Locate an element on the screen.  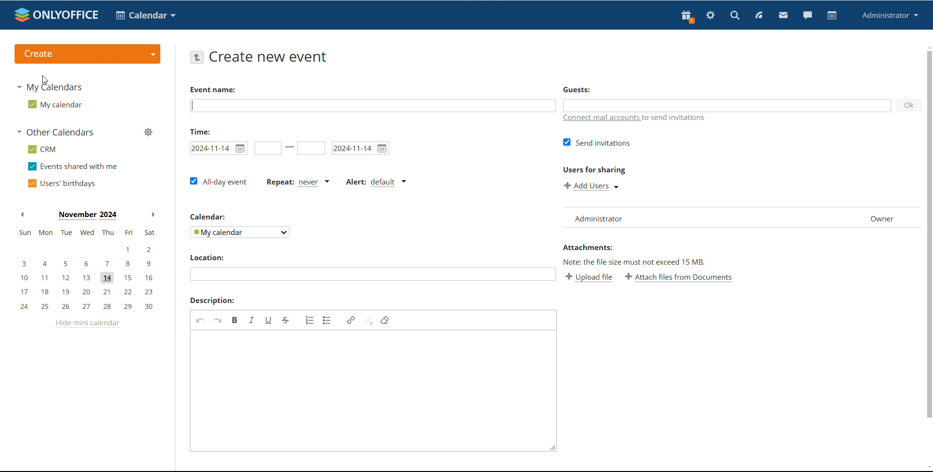
logo is located at coordinates (56, 15).